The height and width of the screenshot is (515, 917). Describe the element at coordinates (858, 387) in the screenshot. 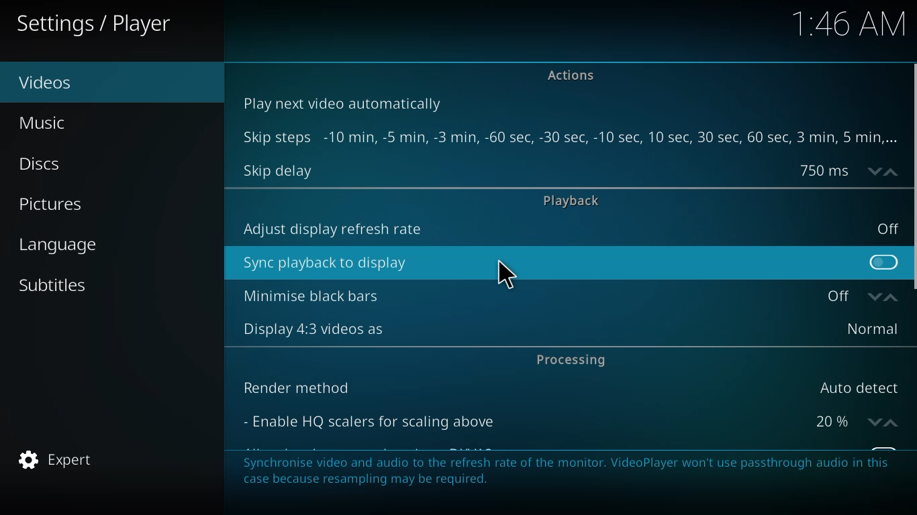

I see `auto detect` at that location.